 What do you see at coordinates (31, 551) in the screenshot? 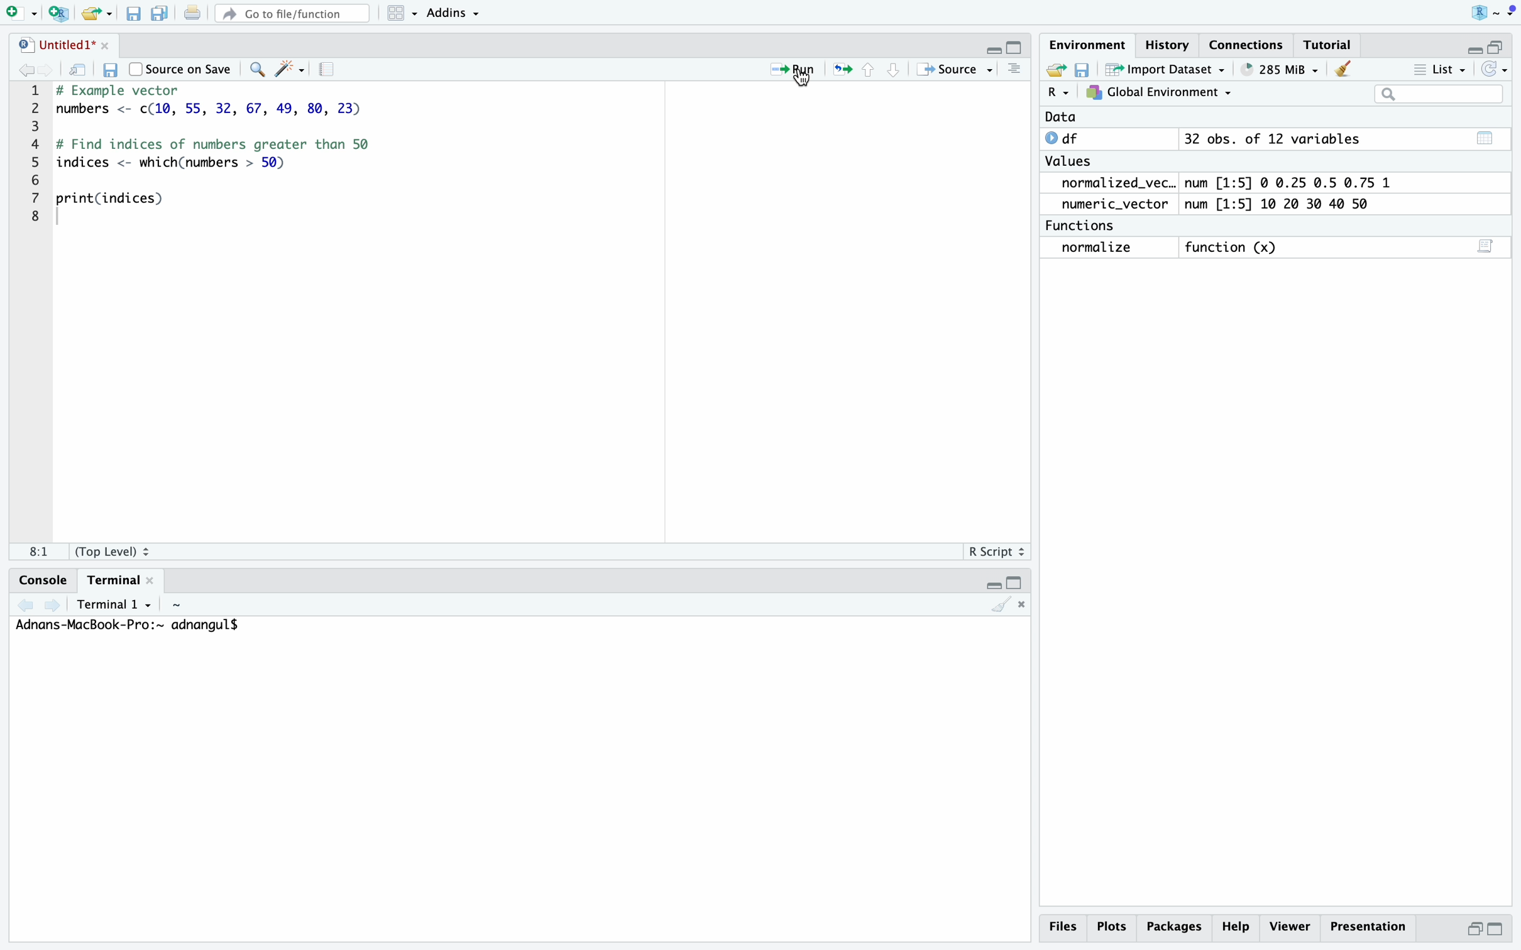
I see `1:1` at bounding box center [31, 551].